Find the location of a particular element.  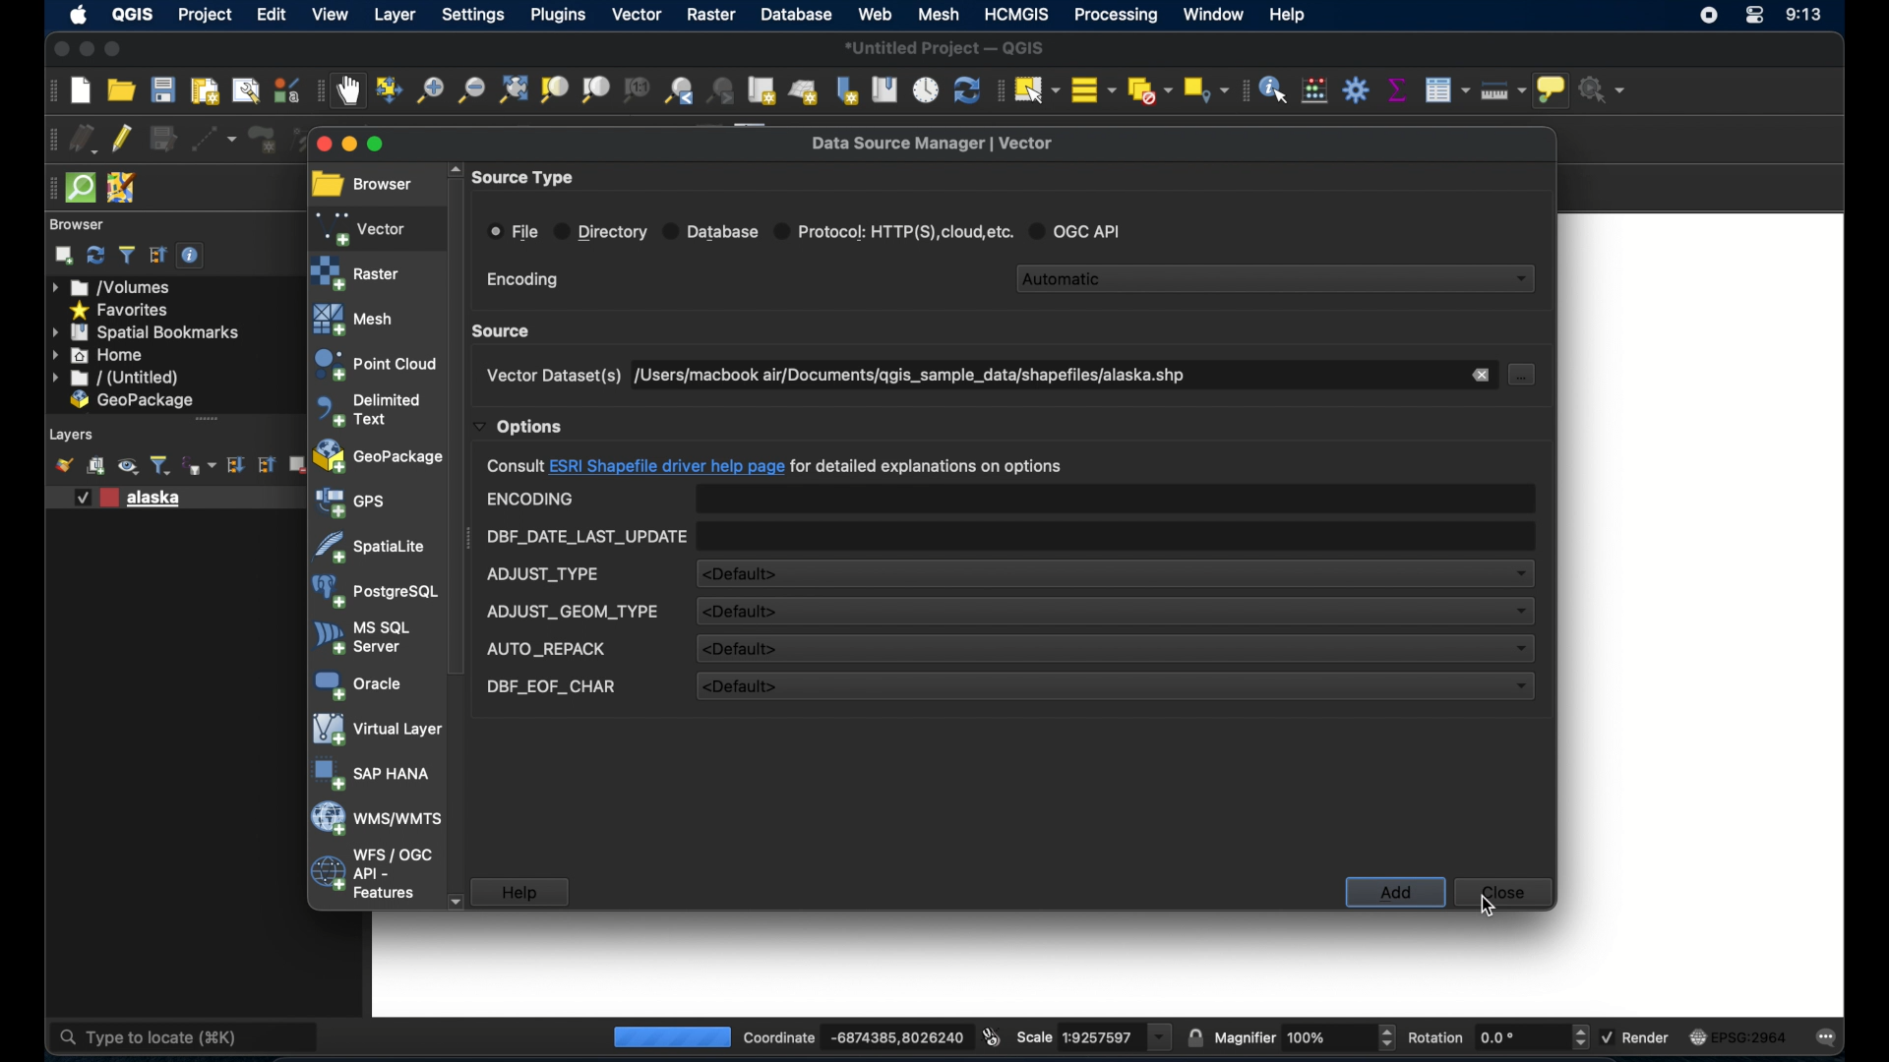

screen recorder icon is located at coordinates (1709, 14).